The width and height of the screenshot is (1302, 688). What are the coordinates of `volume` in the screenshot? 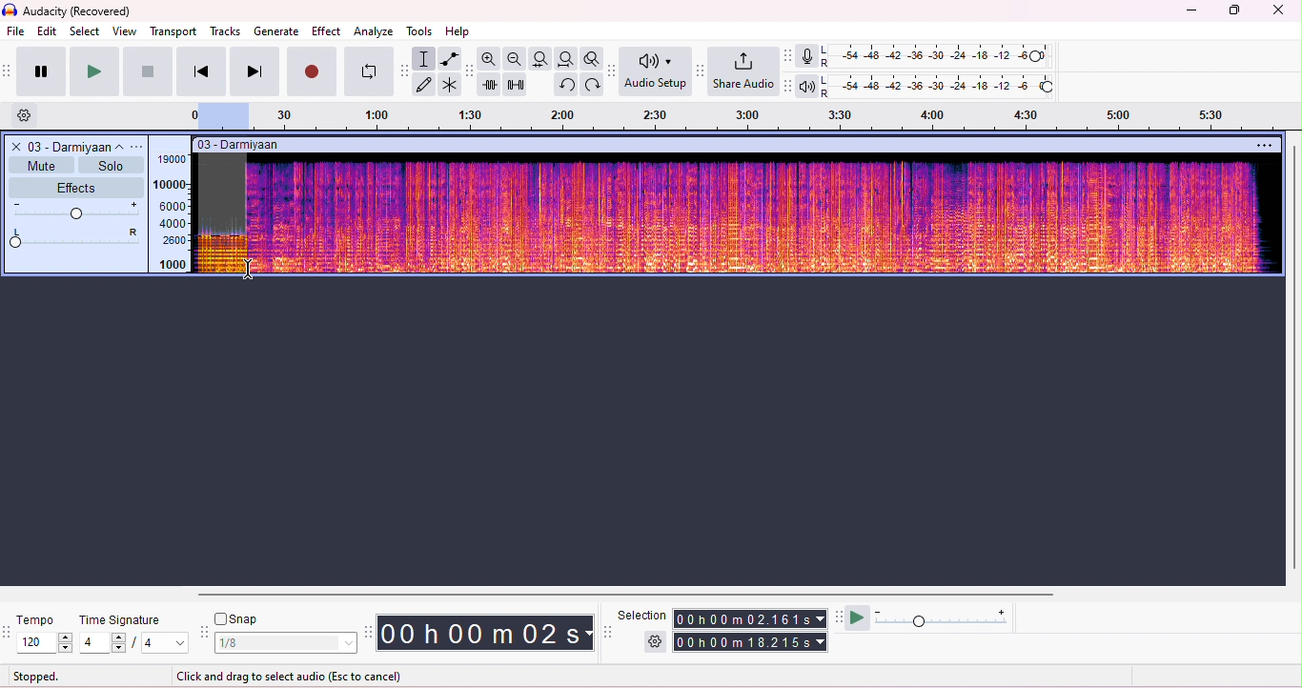 It's located at (77, 211).